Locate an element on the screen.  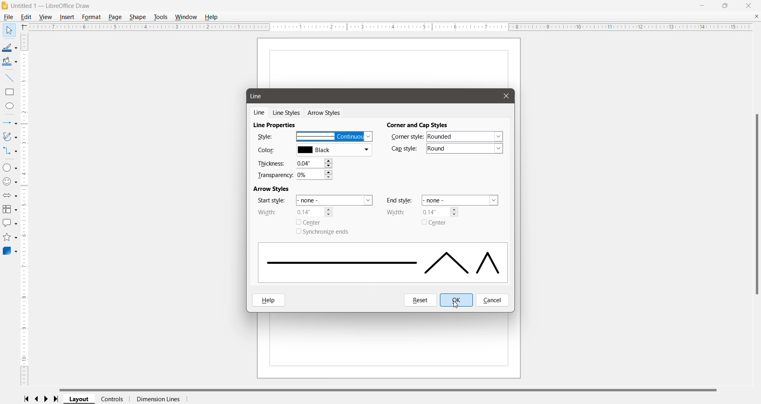
Style is located at coordinates (266, 137).